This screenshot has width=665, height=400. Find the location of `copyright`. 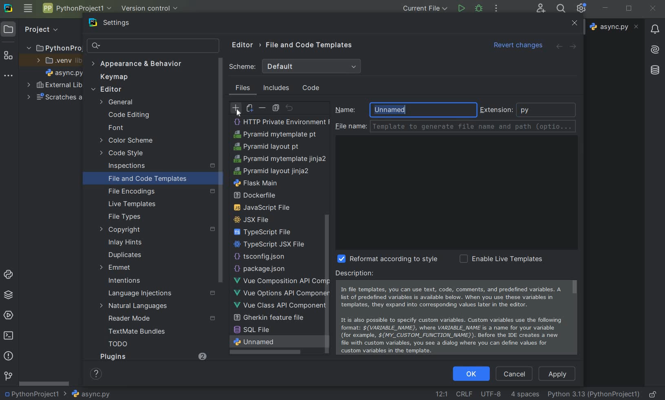

copyright is located at coordinates (155, 231).